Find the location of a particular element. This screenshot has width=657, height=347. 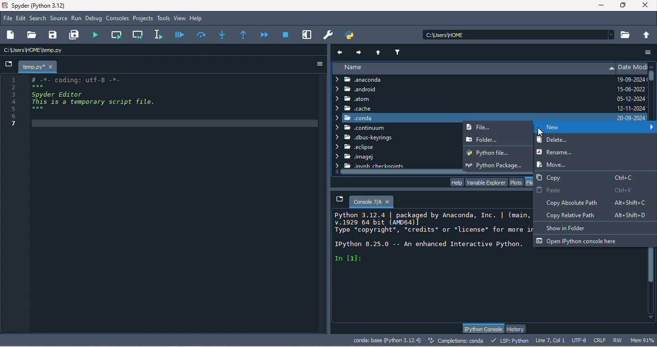

debug file is located at coordinates (180, 34).